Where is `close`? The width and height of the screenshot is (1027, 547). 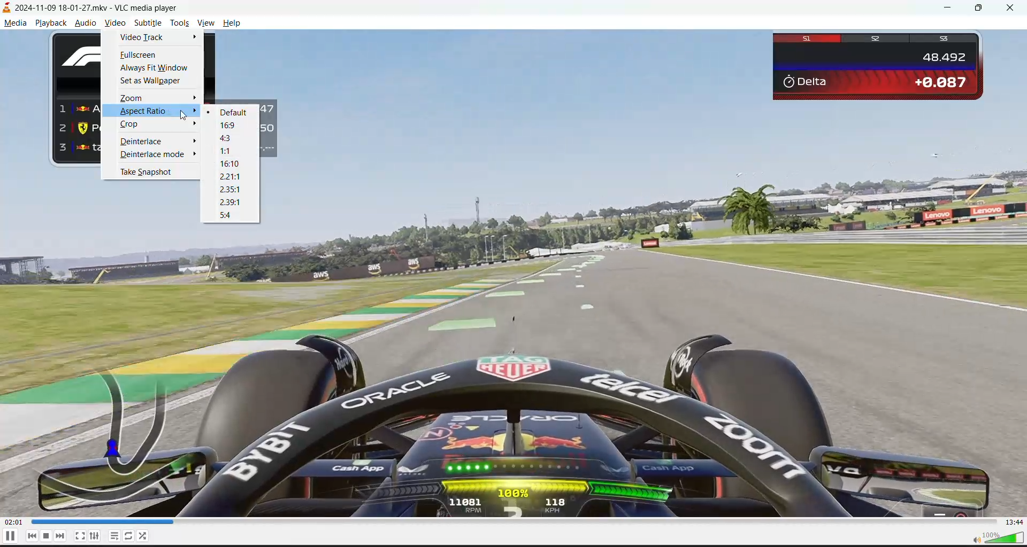
close is located at coordinates (1007, 9).